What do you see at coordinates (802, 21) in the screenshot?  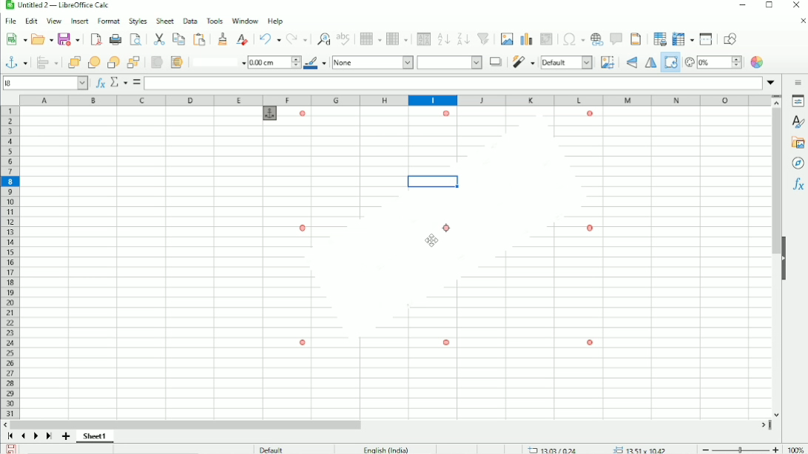 I see `Close document` at bounding box center [802, 21].